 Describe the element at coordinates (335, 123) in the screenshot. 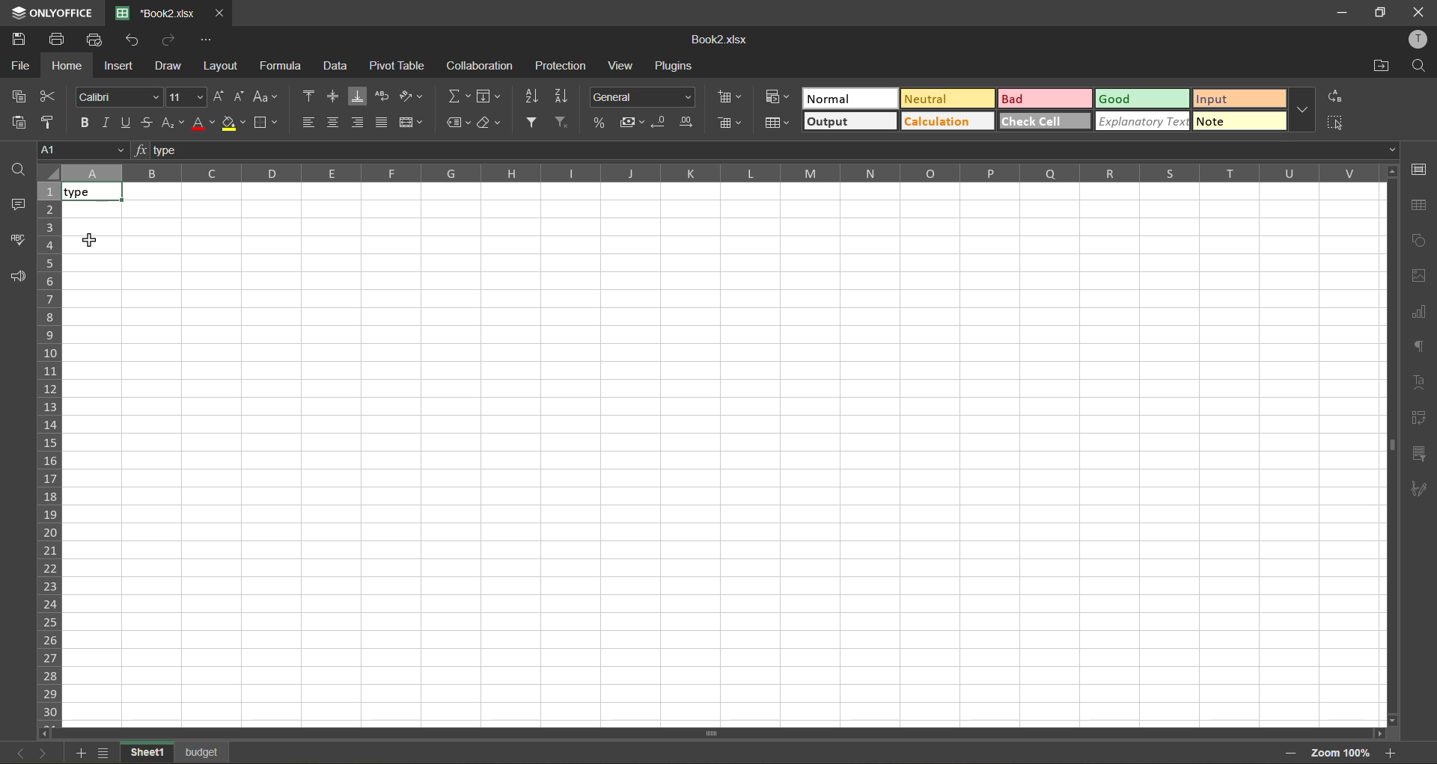

I see `align center` at that location.